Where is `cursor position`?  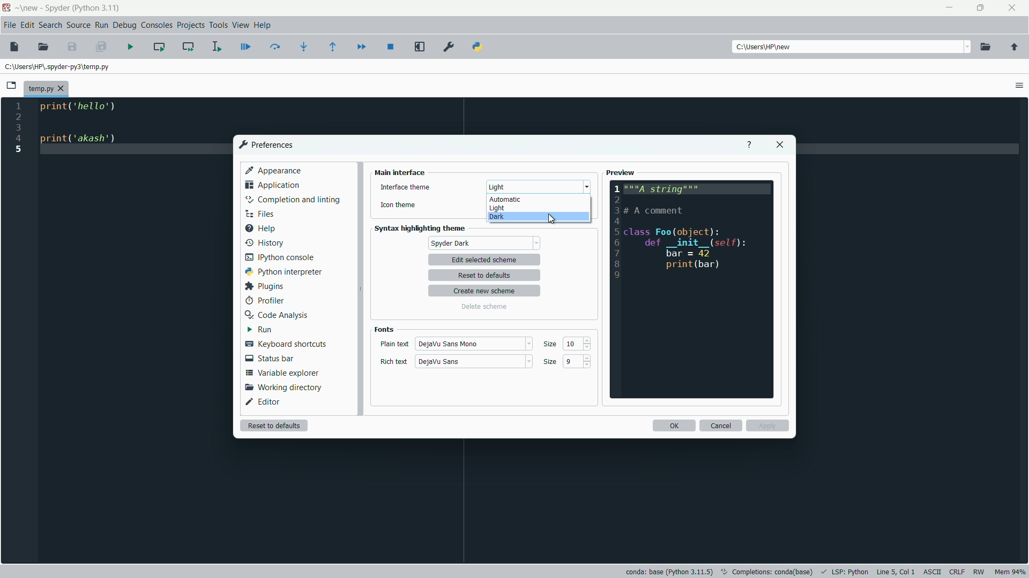 cursor position is located at coordinates (896, 572).